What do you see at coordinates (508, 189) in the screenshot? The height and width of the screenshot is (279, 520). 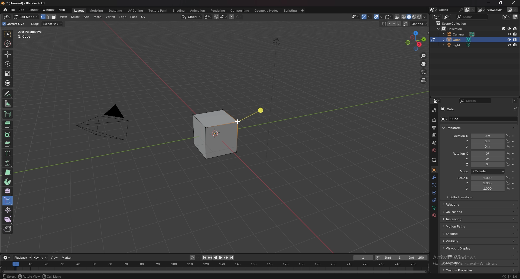 I see `lock` at bounding box center [508, 189].